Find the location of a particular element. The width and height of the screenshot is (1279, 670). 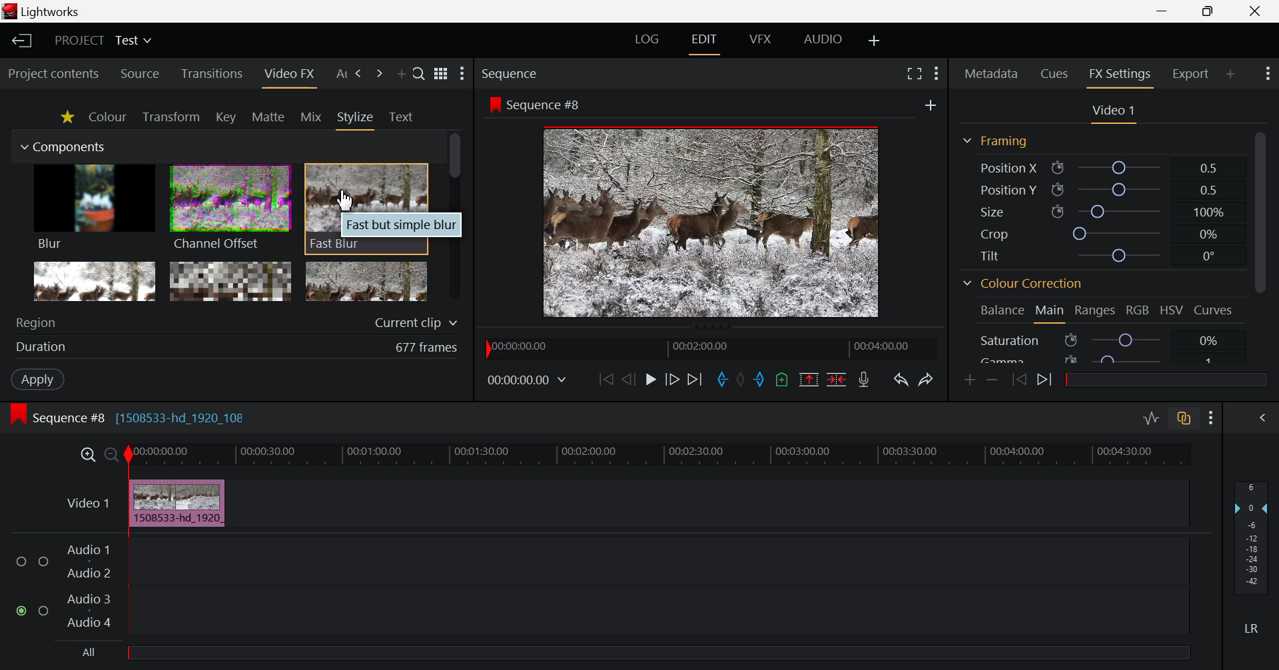

Scroll Bar is located at coordinates (457, 262).